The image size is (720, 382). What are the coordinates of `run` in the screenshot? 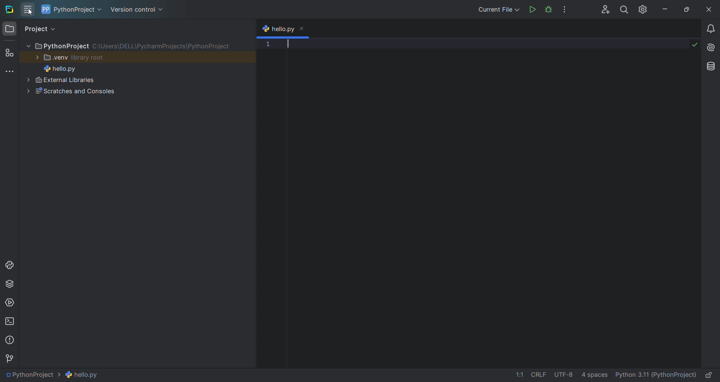 It's located at (531, 9).